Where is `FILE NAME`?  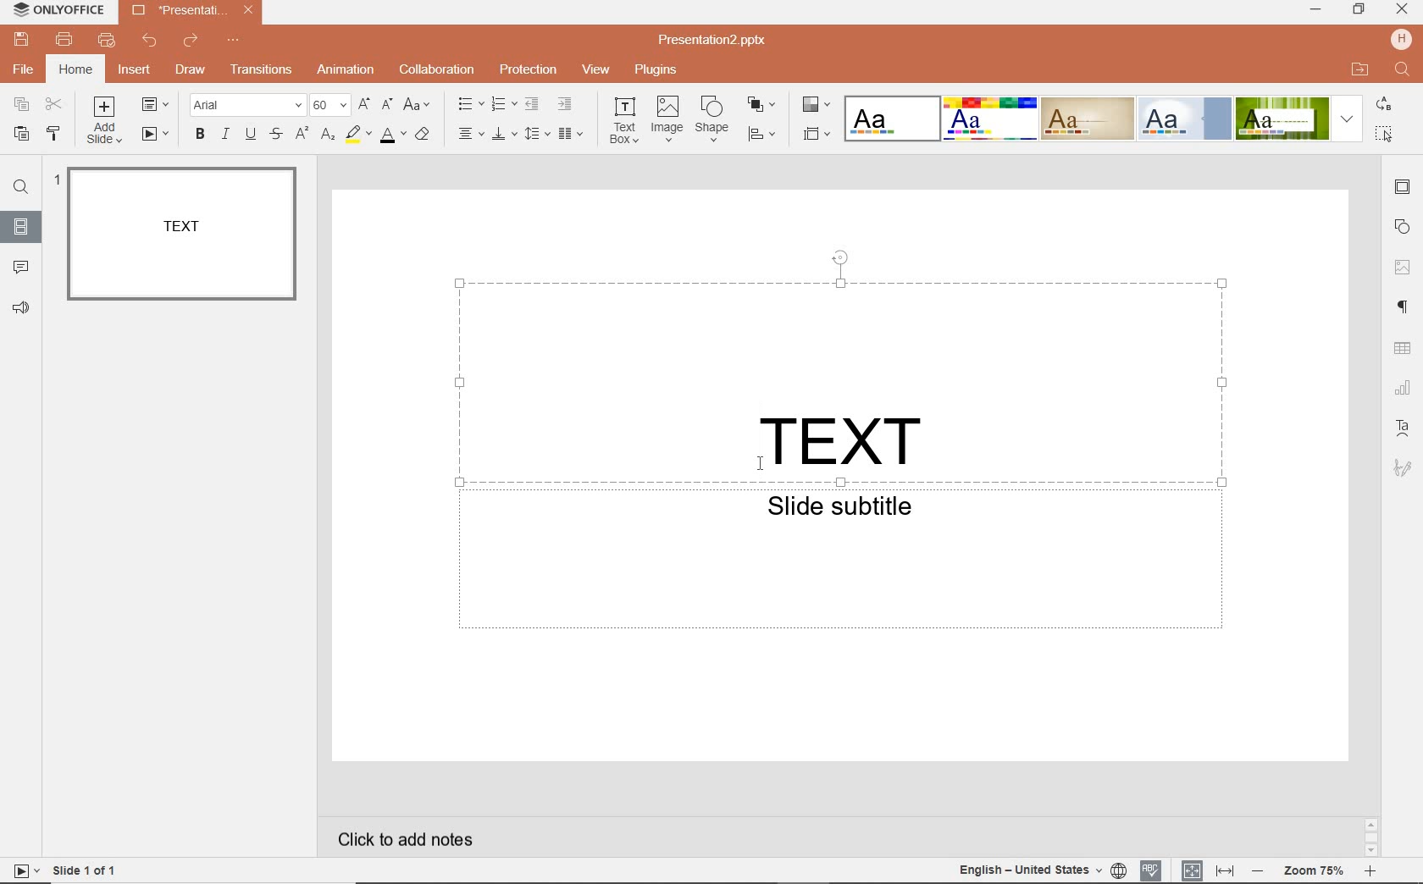 FILE NAME is located at coordinates (178, 9).